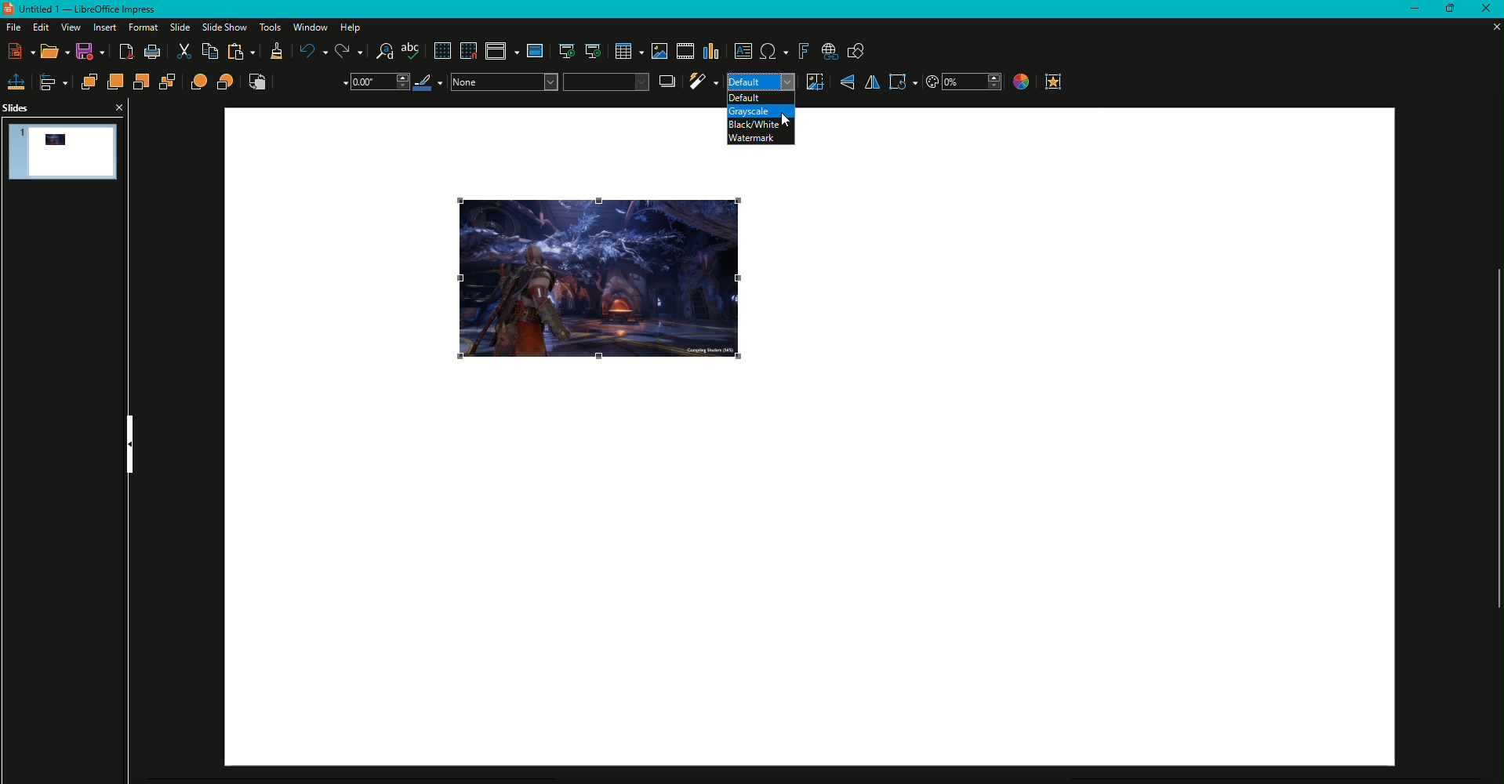 The width and height of the screenshot is (1504, 784). Describe the element at coordinates (142, 82) in the screenshot. I see `Backward` at that location.